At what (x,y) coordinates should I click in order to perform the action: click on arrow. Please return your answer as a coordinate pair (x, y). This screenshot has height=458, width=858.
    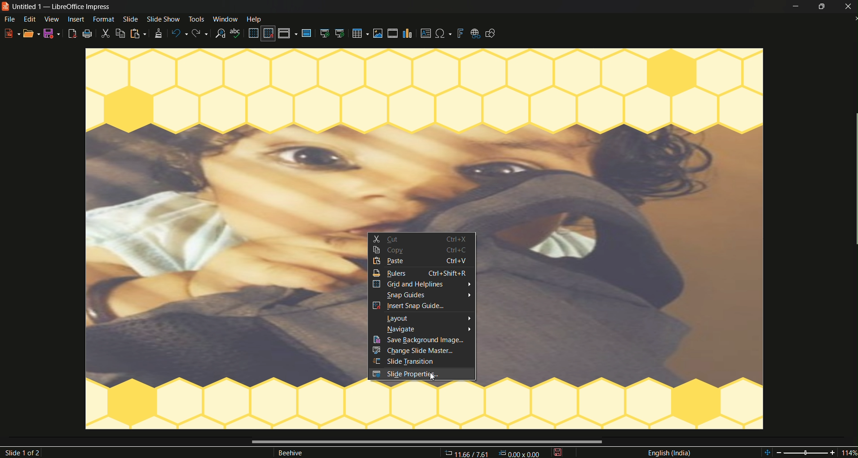
    Looking at the image, I should click on (469, 295).